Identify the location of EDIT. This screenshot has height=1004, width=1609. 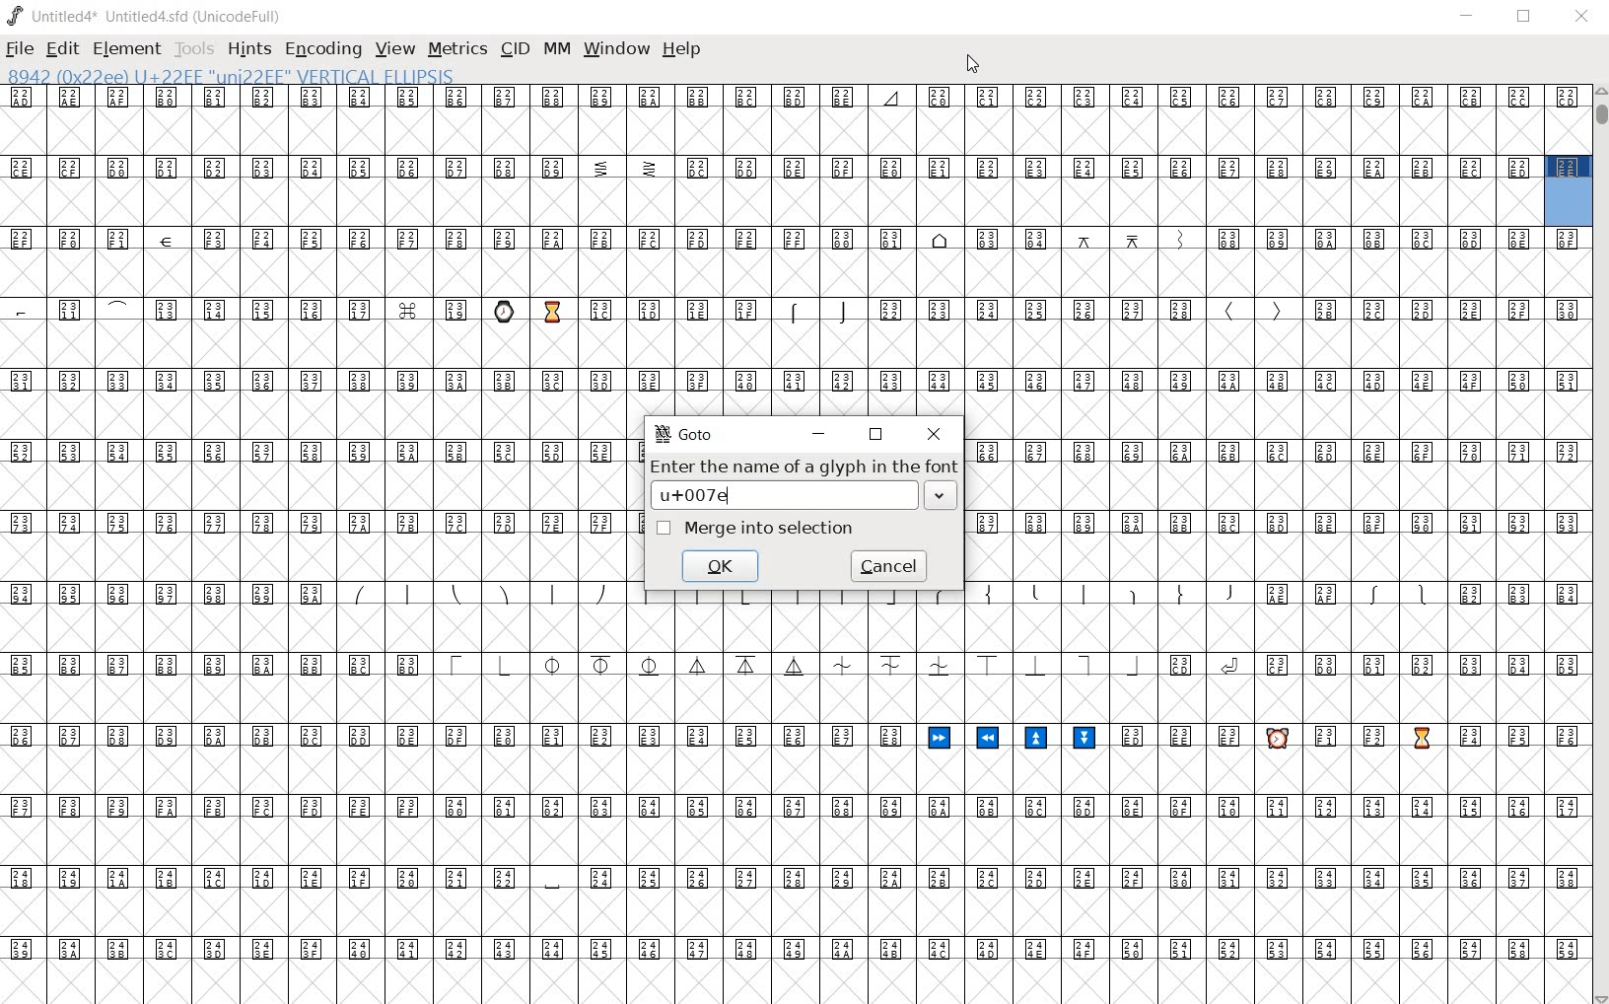
(60, 48).